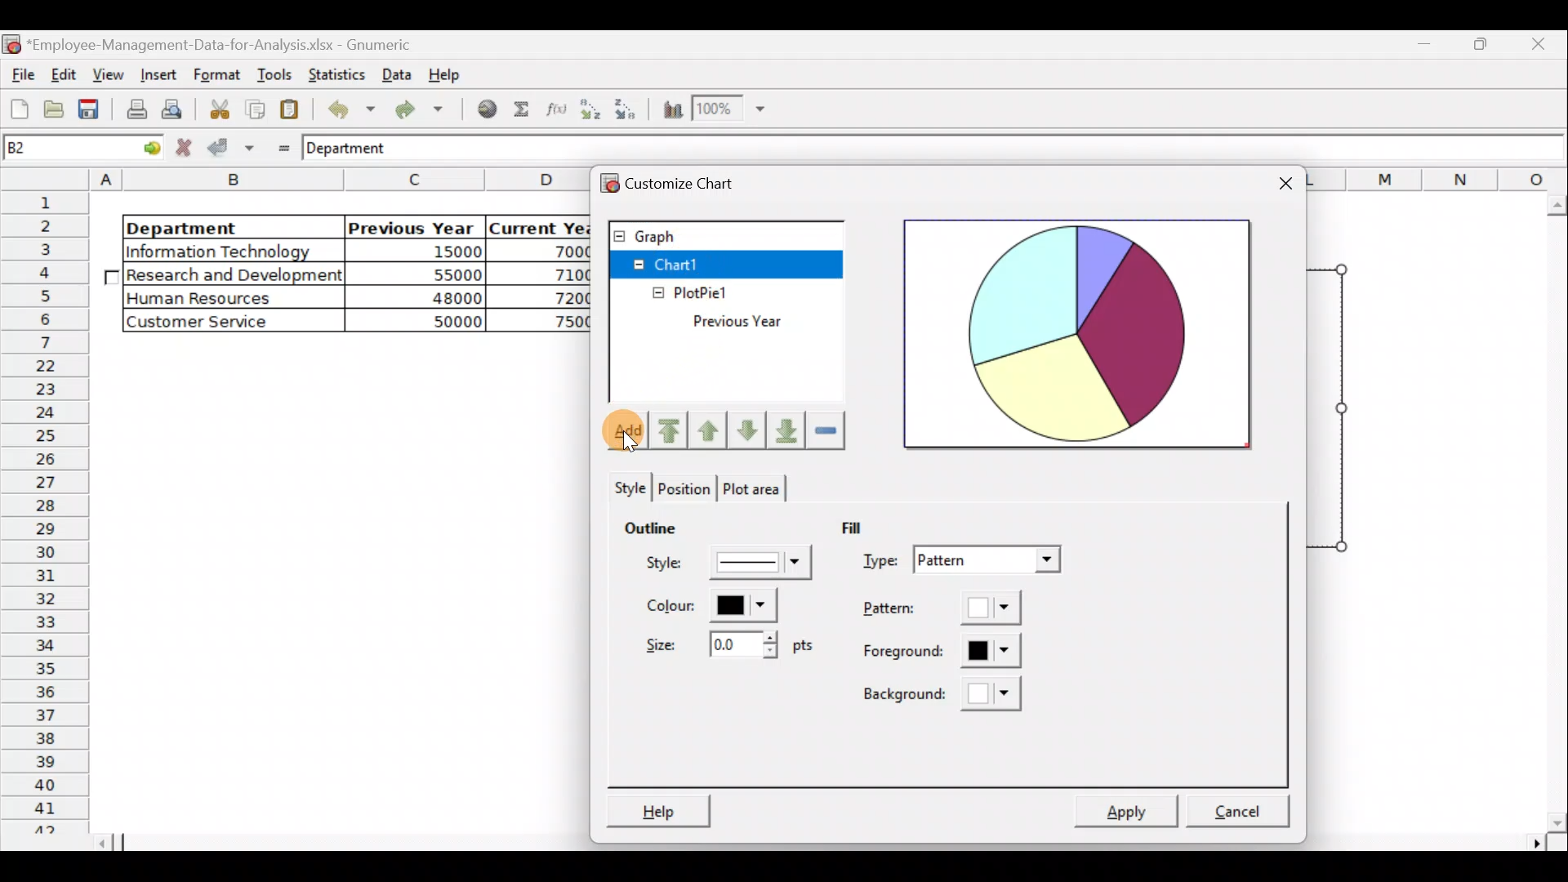 The width and height of the screenshot is (1568, 882). I want to click on Previous Year, so click(773, 322).